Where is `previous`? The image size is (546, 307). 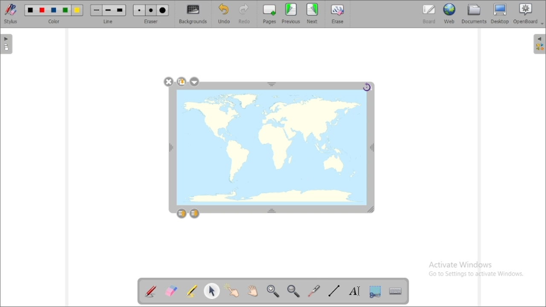 previous is located at coordinates (291, 13).